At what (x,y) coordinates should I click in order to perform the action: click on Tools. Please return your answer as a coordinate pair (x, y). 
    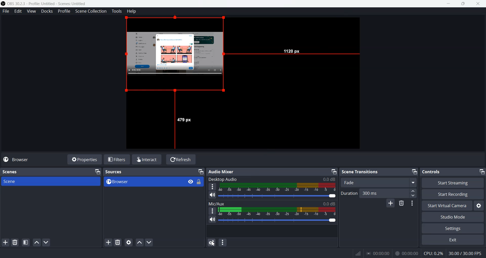
    Looking at the image, I should click on (117, 11).